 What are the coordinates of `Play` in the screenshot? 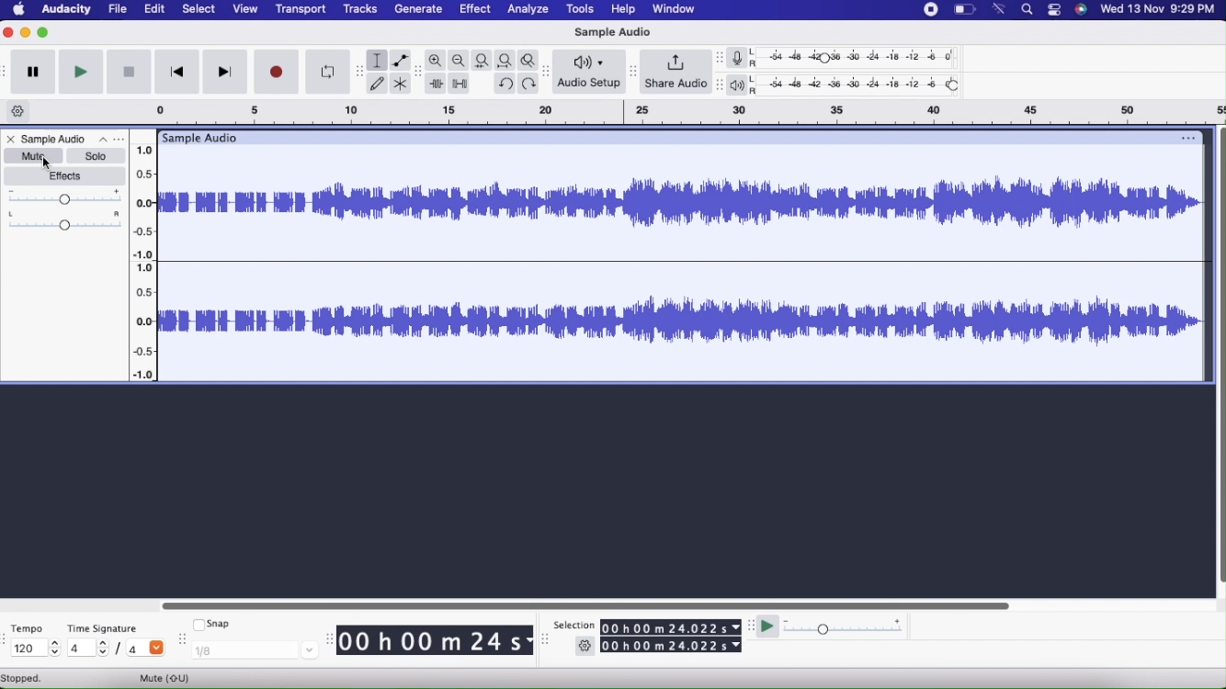 It's located at (769, 625).